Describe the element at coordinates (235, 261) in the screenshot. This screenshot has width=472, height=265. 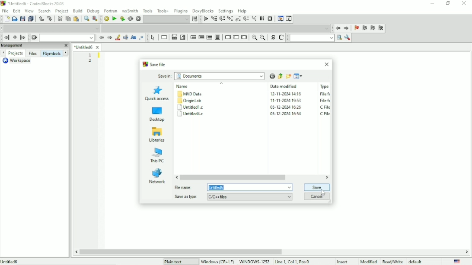
I see `Windows` at that location.